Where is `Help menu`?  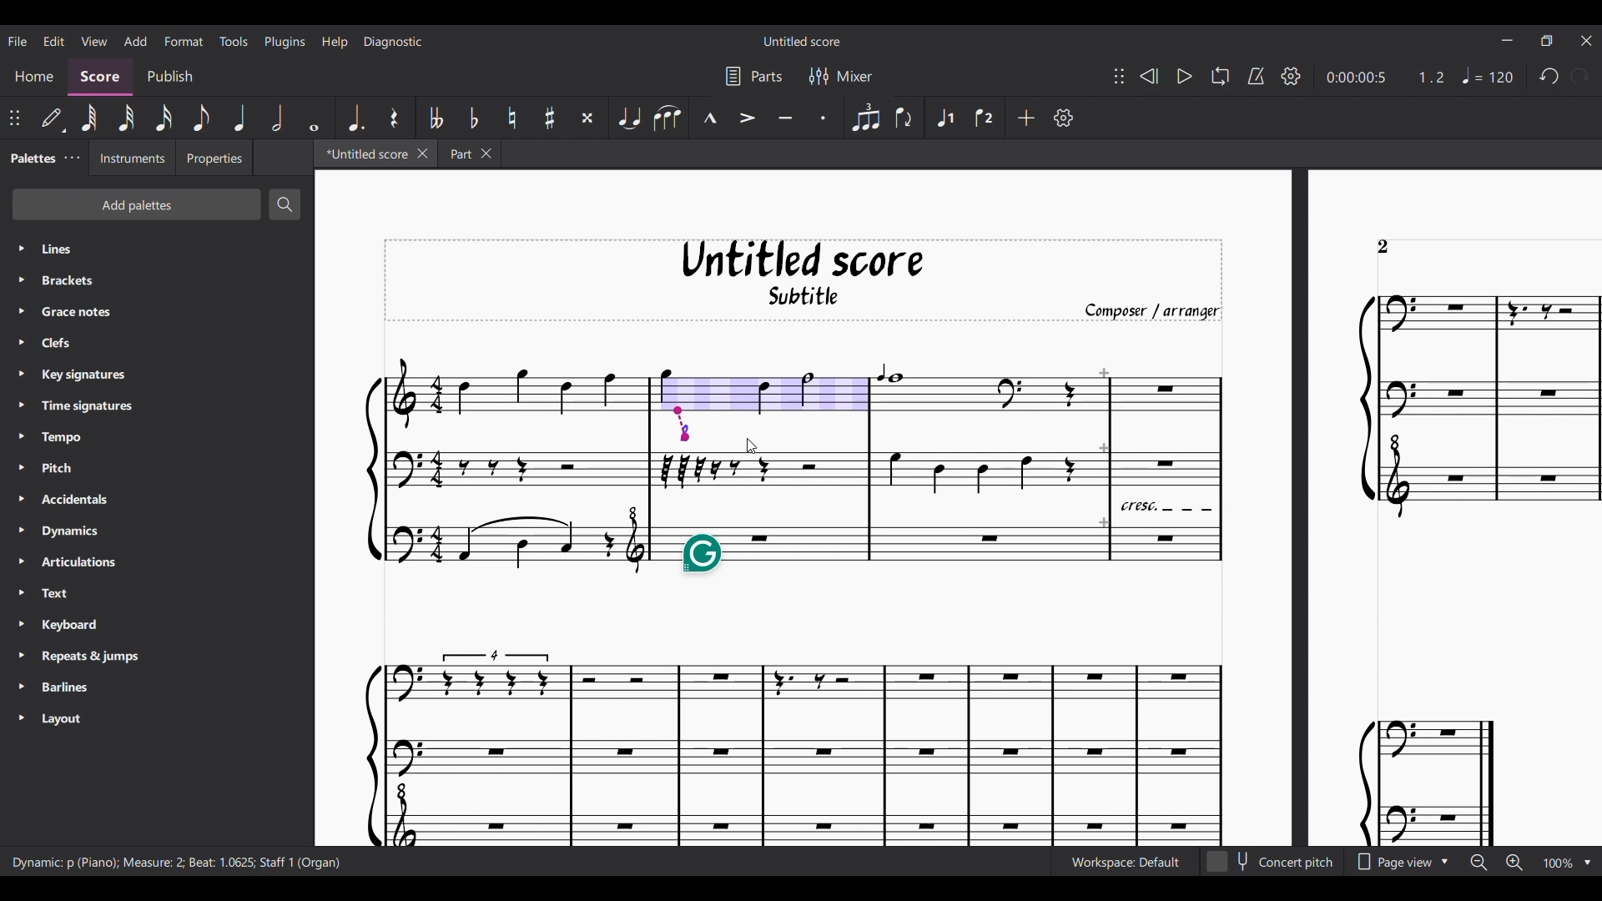 Help menu is located at coordinates (335, 42).